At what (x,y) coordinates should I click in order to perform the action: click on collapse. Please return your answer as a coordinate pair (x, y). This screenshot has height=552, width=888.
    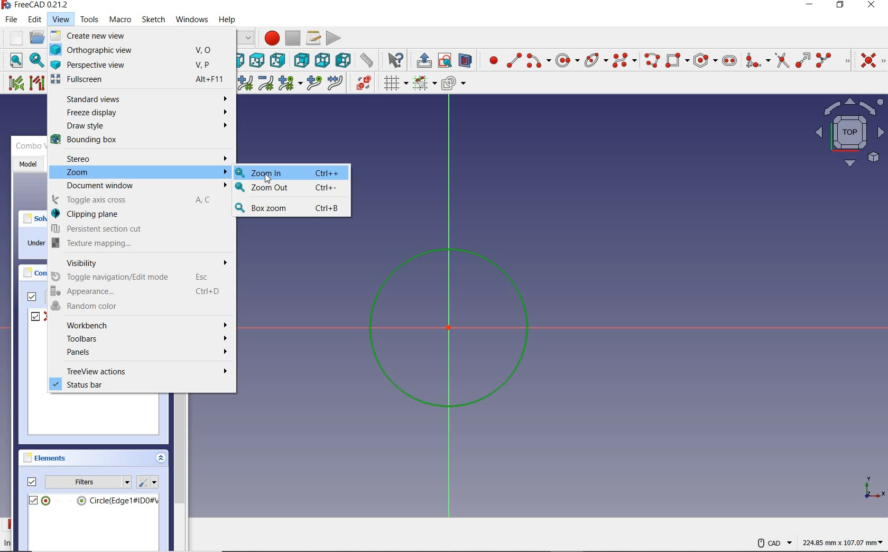
    Looking at the image, I should click on (162, 459).